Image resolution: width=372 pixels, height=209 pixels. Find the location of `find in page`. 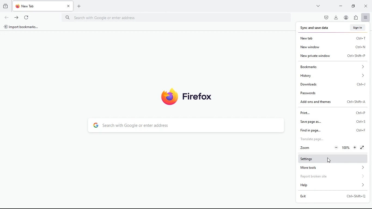

find in page is located at coordinates (333, 130).